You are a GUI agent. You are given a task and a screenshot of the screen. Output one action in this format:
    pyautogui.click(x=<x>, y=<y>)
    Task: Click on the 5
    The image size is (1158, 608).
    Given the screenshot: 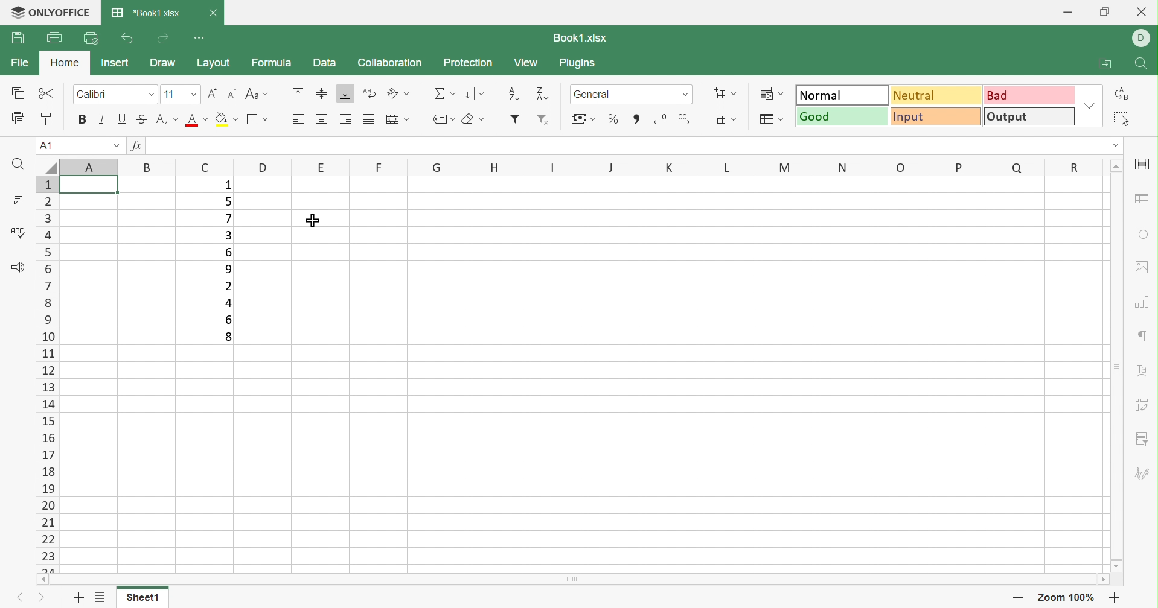 What is the action you would take?
    pyautogui.click(x=228, y=201)
    